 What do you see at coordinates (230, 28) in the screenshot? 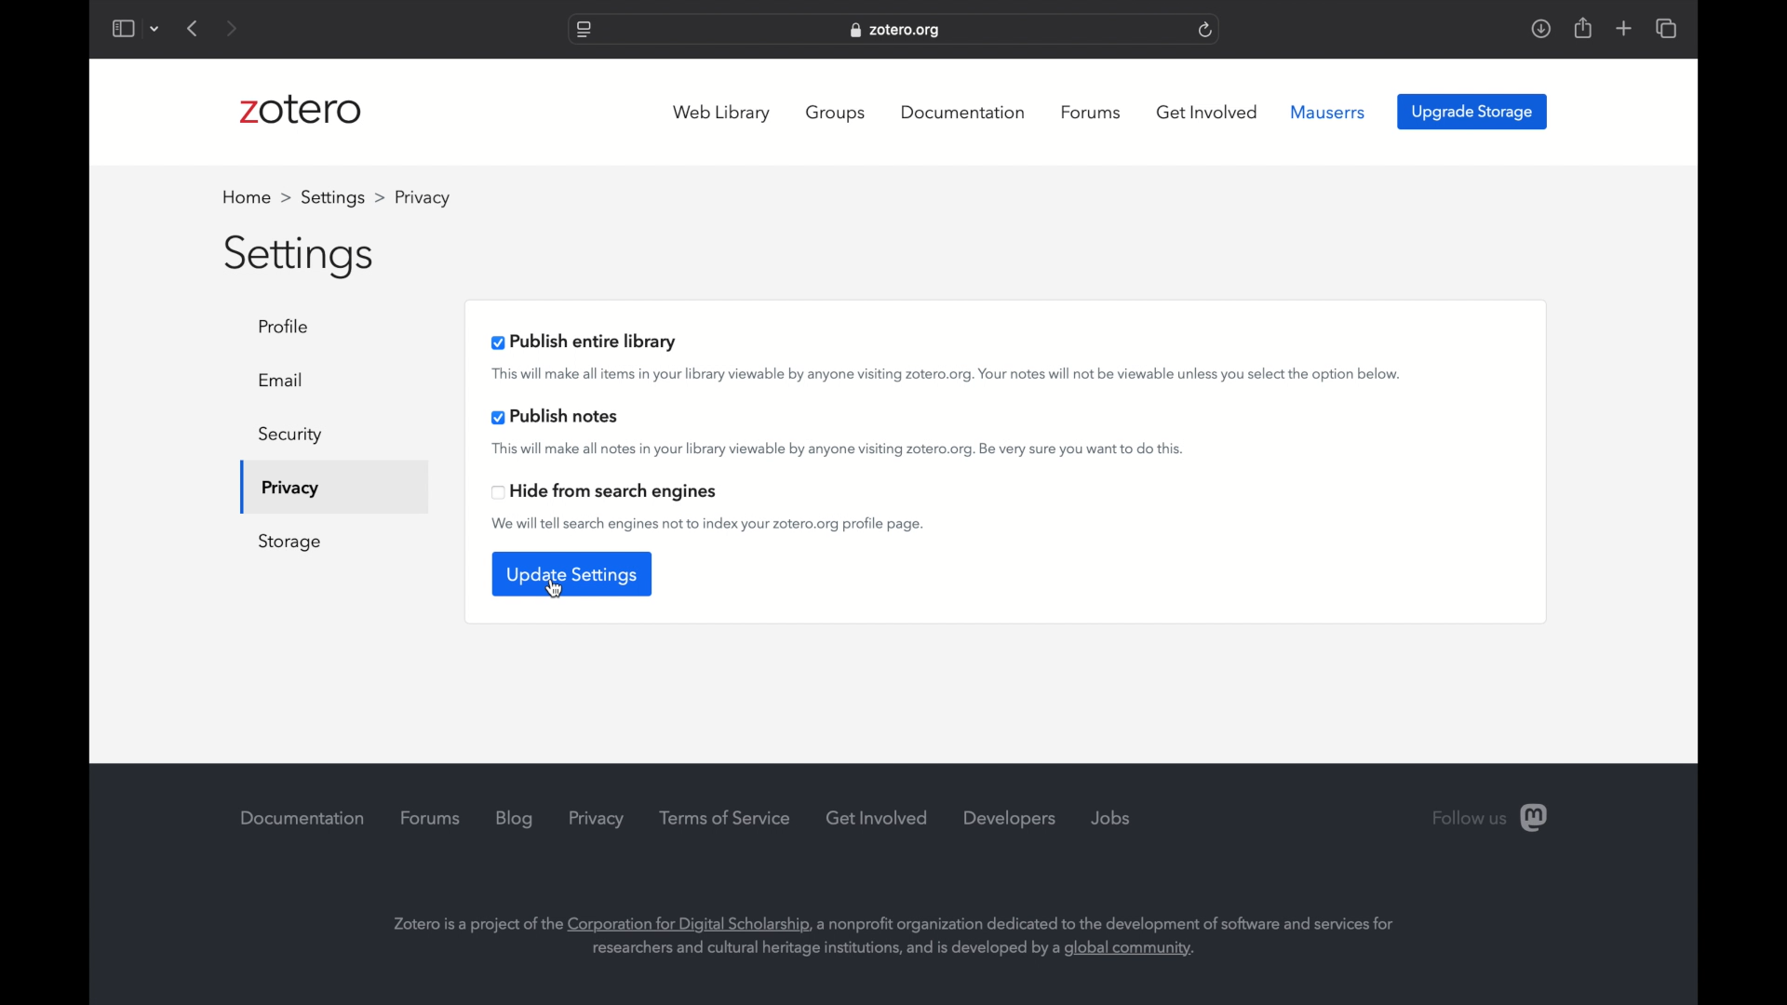
I see `next` at bounding box center [230, 28].